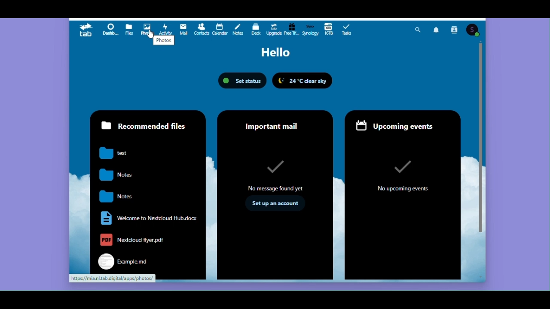 This screenshot has width=550, height=309. Describe the element at coordinates (291, 29) in the screenshot. I see `Free trial` at that location.